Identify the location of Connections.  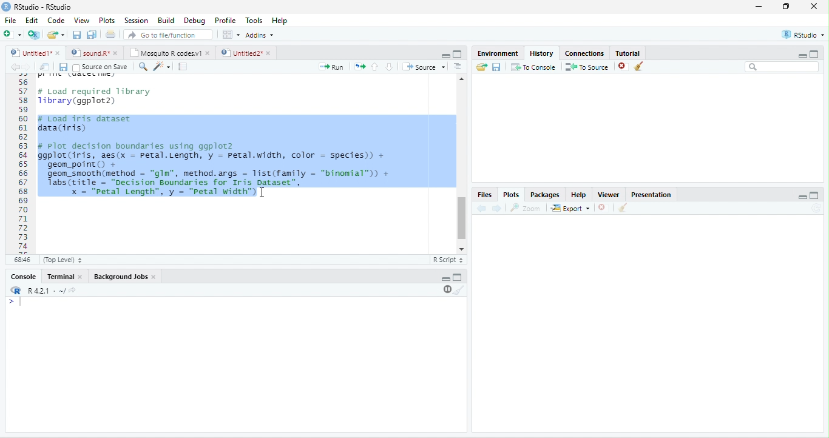
(584, 53).